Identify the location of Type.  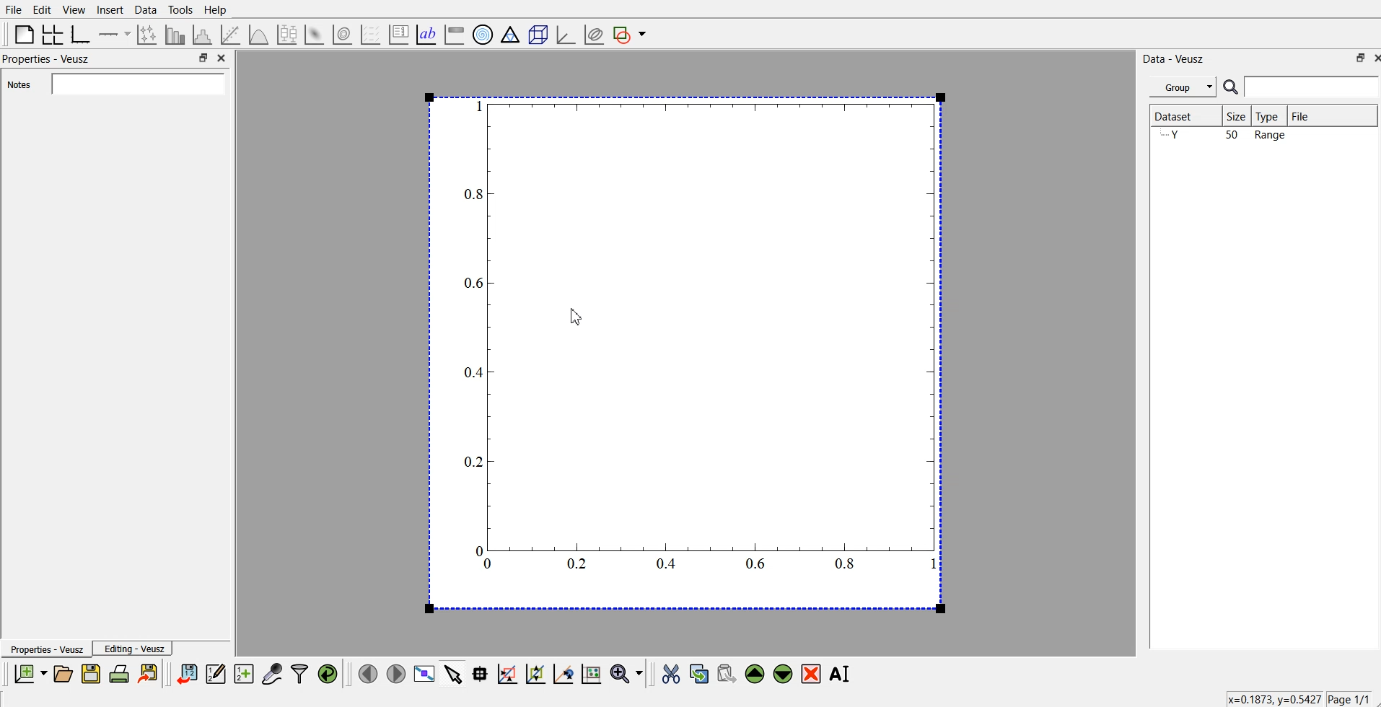
(1271, 115).